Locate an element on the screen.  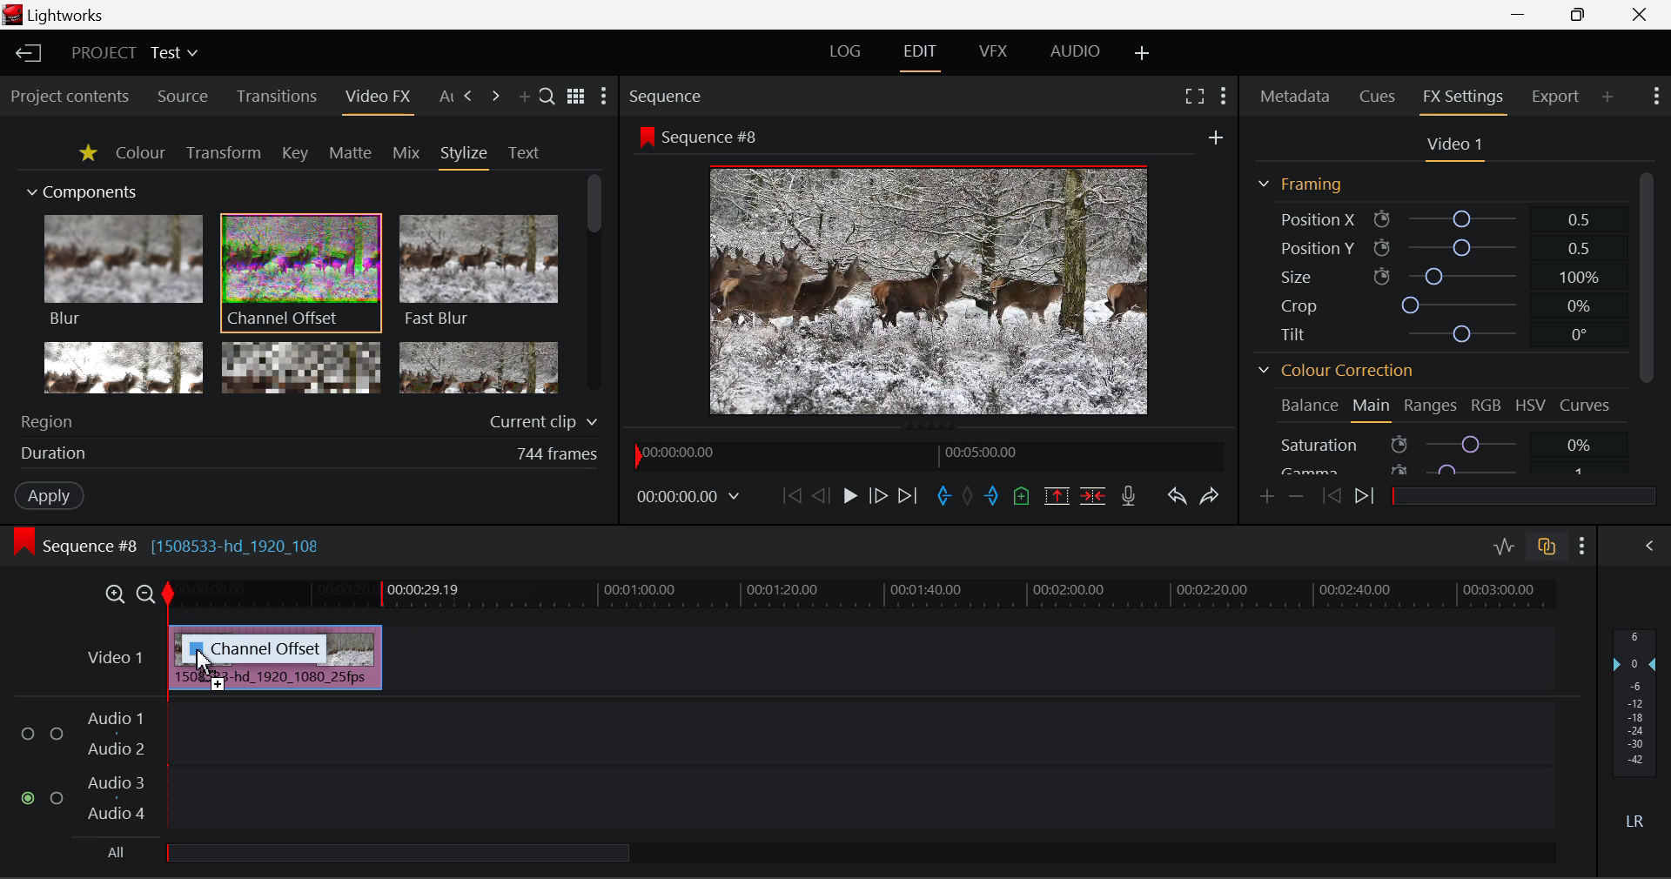
Mark Out is located at coordinates (990, 496).